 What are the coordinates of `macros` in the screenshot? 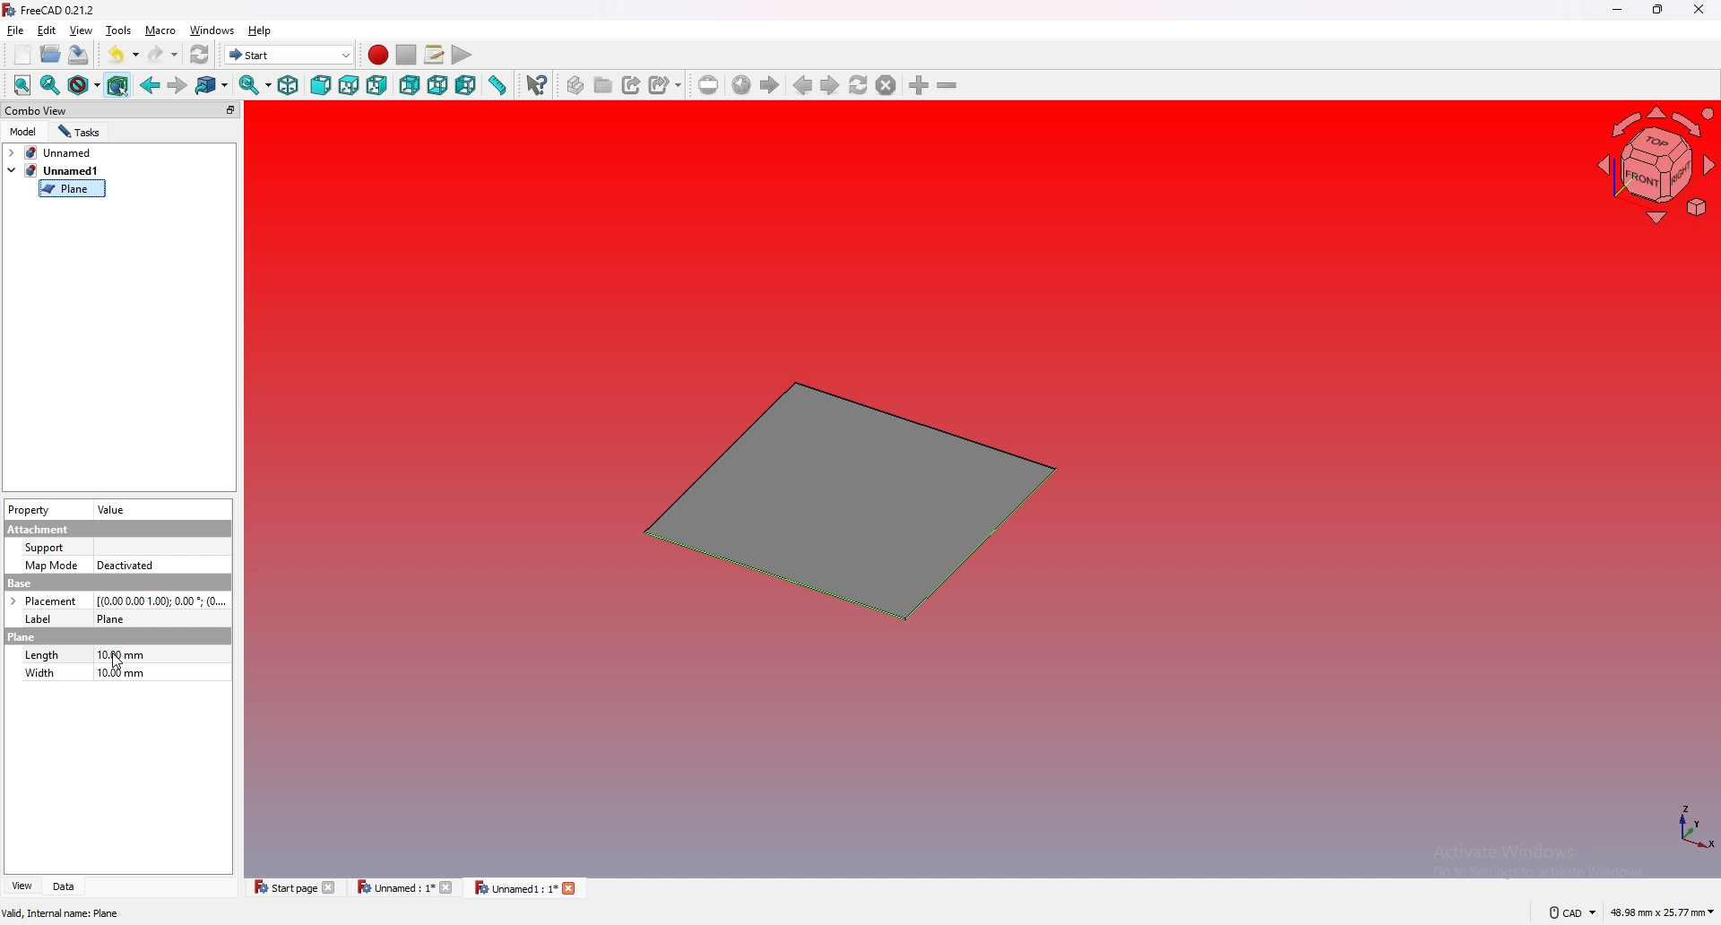 It's located at (435, 54).